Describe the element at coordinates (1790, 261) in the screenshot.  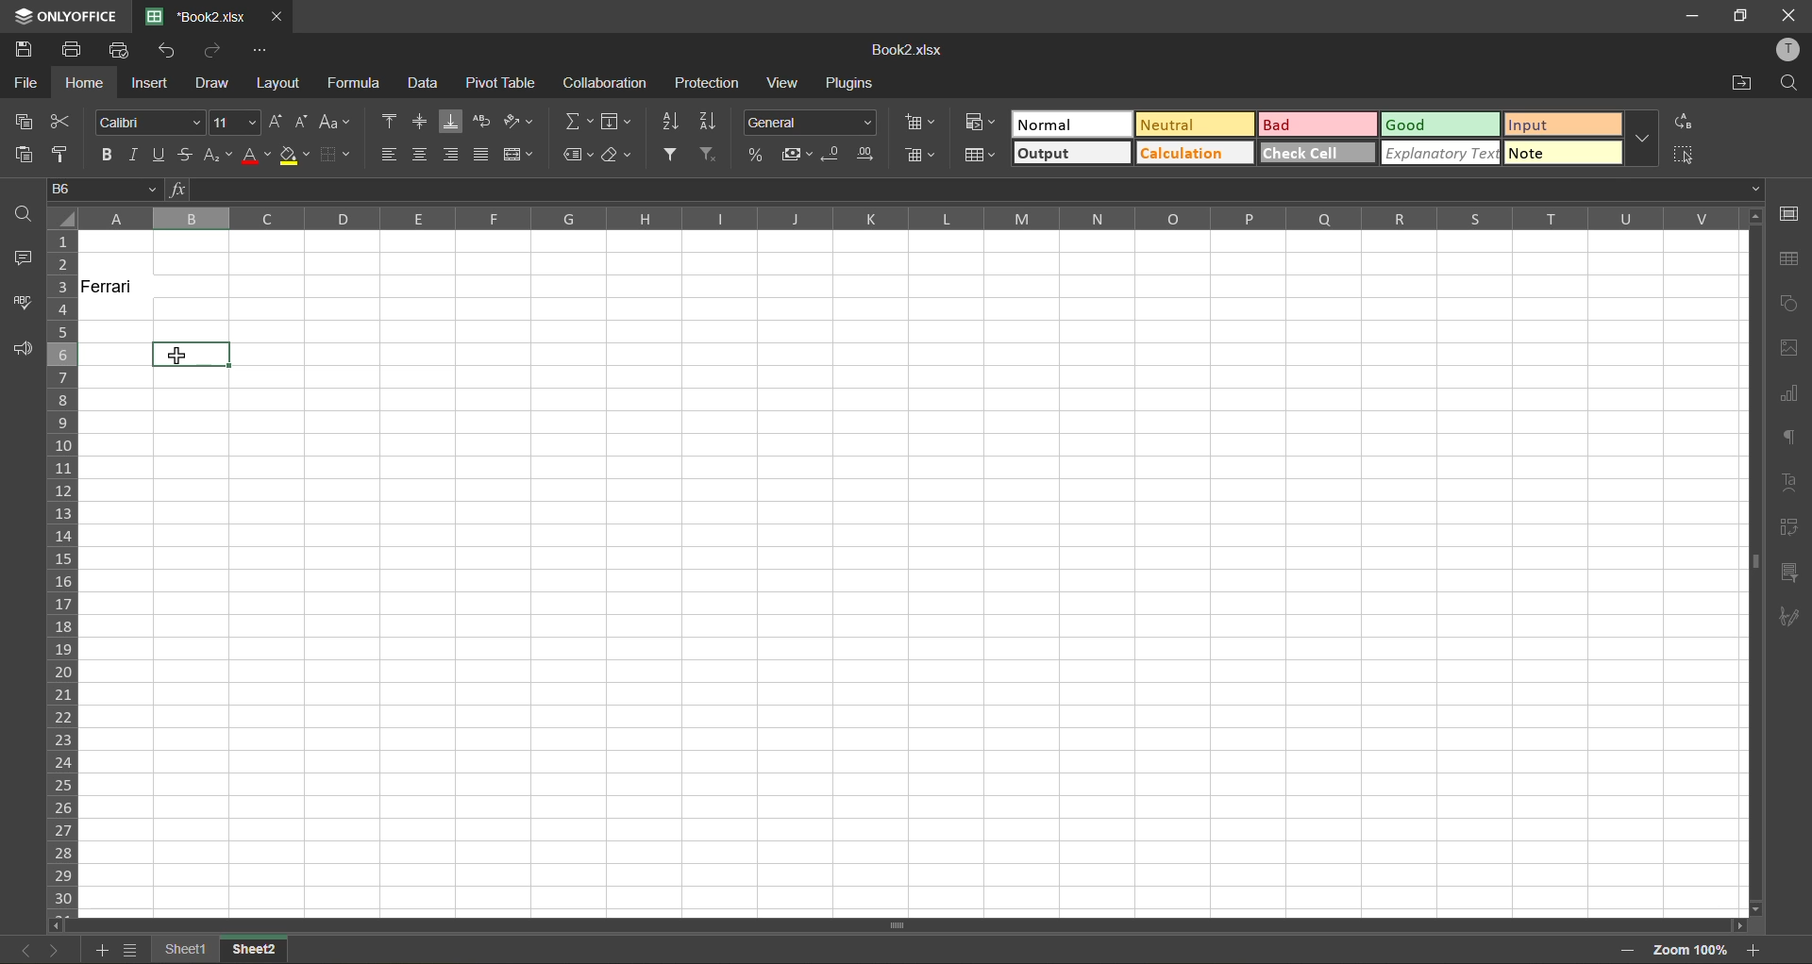
I see `table` at that location.